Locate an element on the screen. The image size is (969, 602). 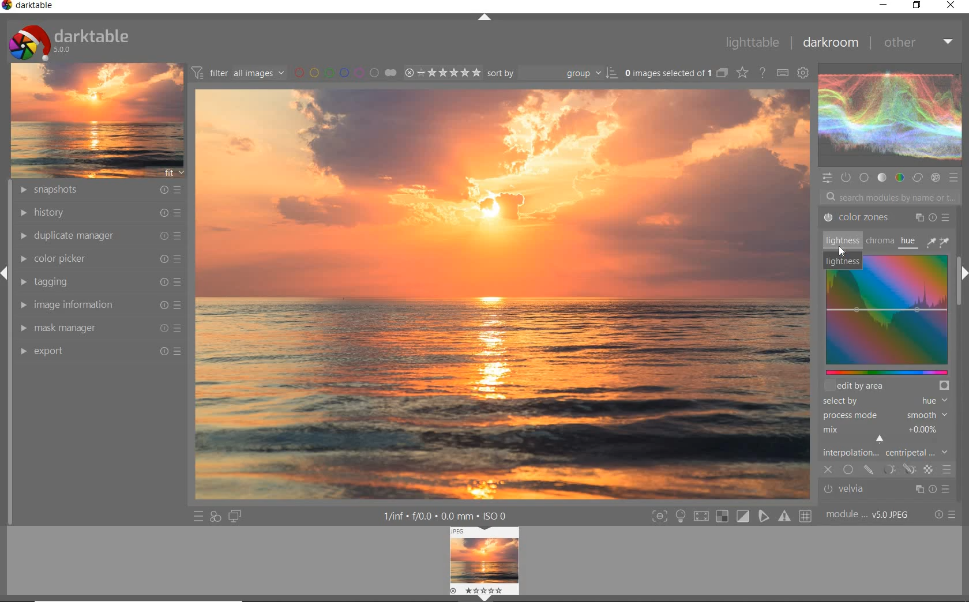
EXPAND/COLLAPSE is located at coordinates (484, 18).